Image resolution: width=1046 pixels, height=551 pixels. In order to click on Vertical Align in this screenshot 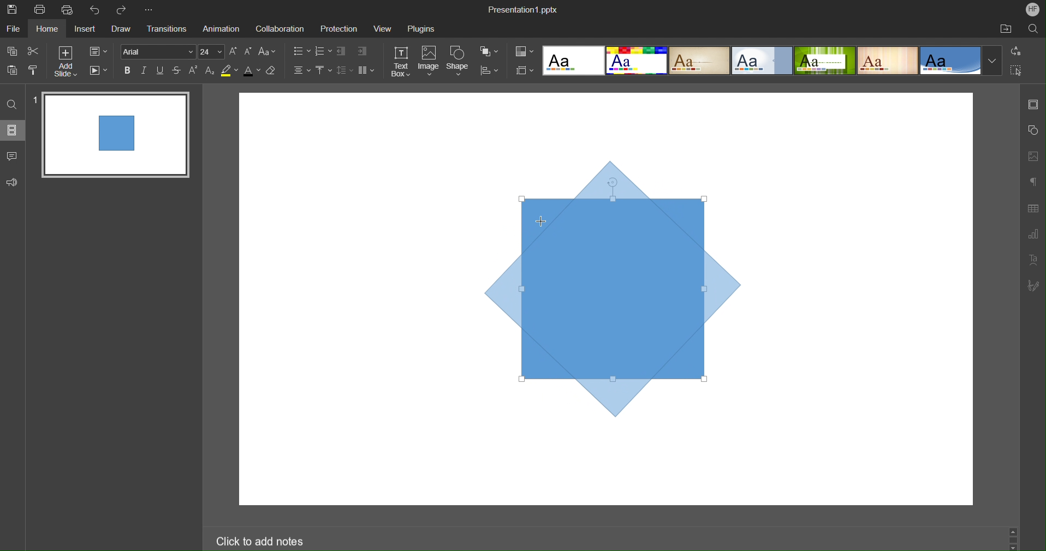, I will do `click(324, 70)`.